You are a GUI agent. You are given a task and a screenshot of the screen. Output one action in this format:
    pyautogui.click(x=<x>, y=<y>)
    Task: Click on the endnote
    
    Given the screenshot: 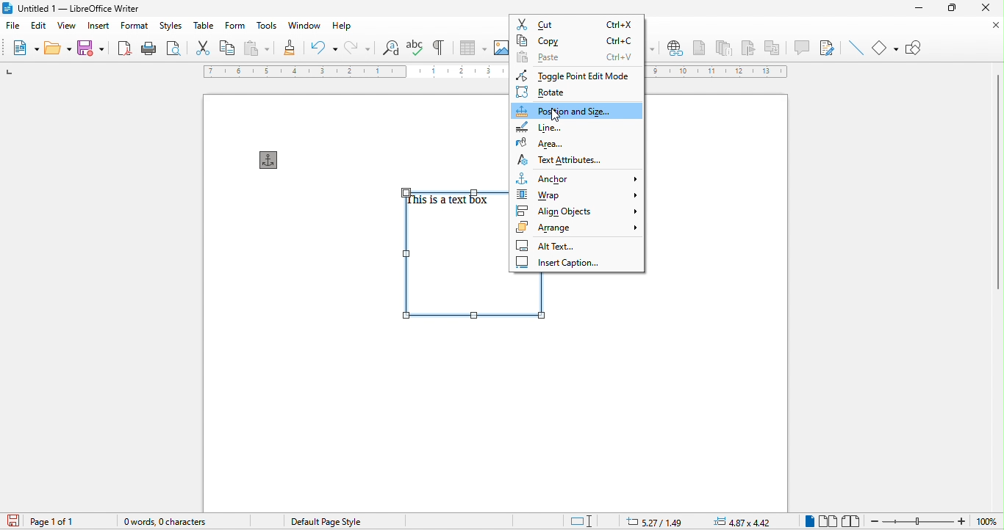 What is the action you would take?
    pyautogui.click(x=725, y=47)
    